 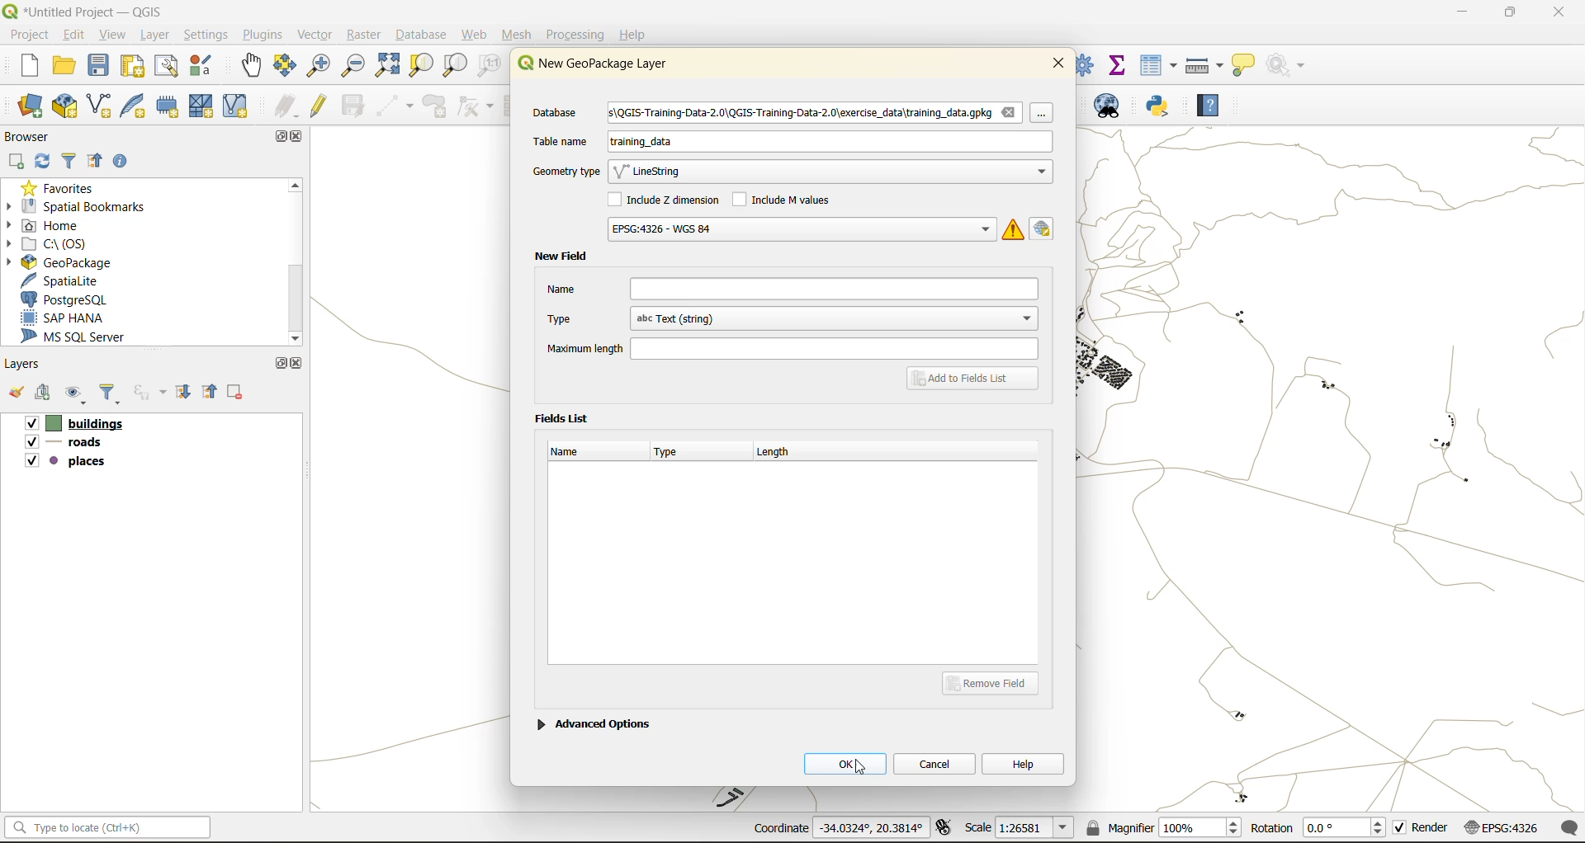 I want to click on coordinates, so click(x=837, y=829).